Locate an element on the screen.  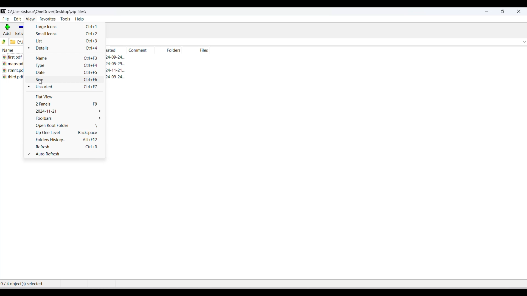
creation date is located at coordinates (118, 64).